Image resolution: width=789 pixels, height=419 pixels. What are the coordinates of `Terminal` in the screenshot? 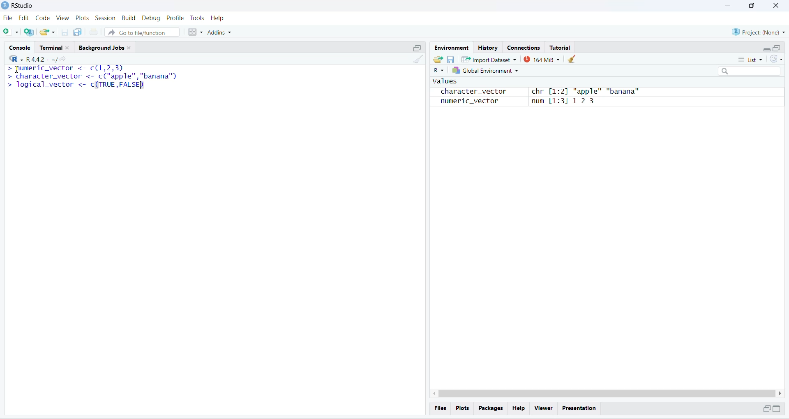 It's located at (56, 46).